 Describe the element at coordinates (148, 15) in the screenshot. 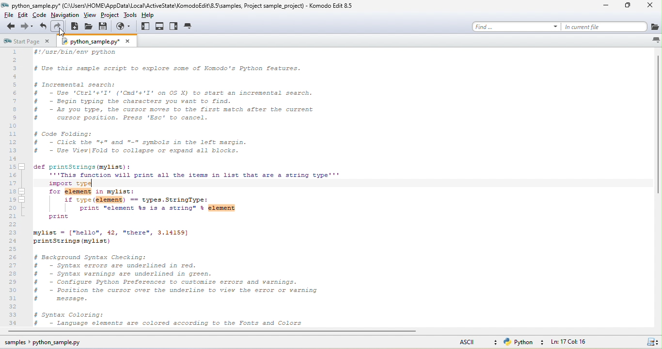

I see `help` at that location.